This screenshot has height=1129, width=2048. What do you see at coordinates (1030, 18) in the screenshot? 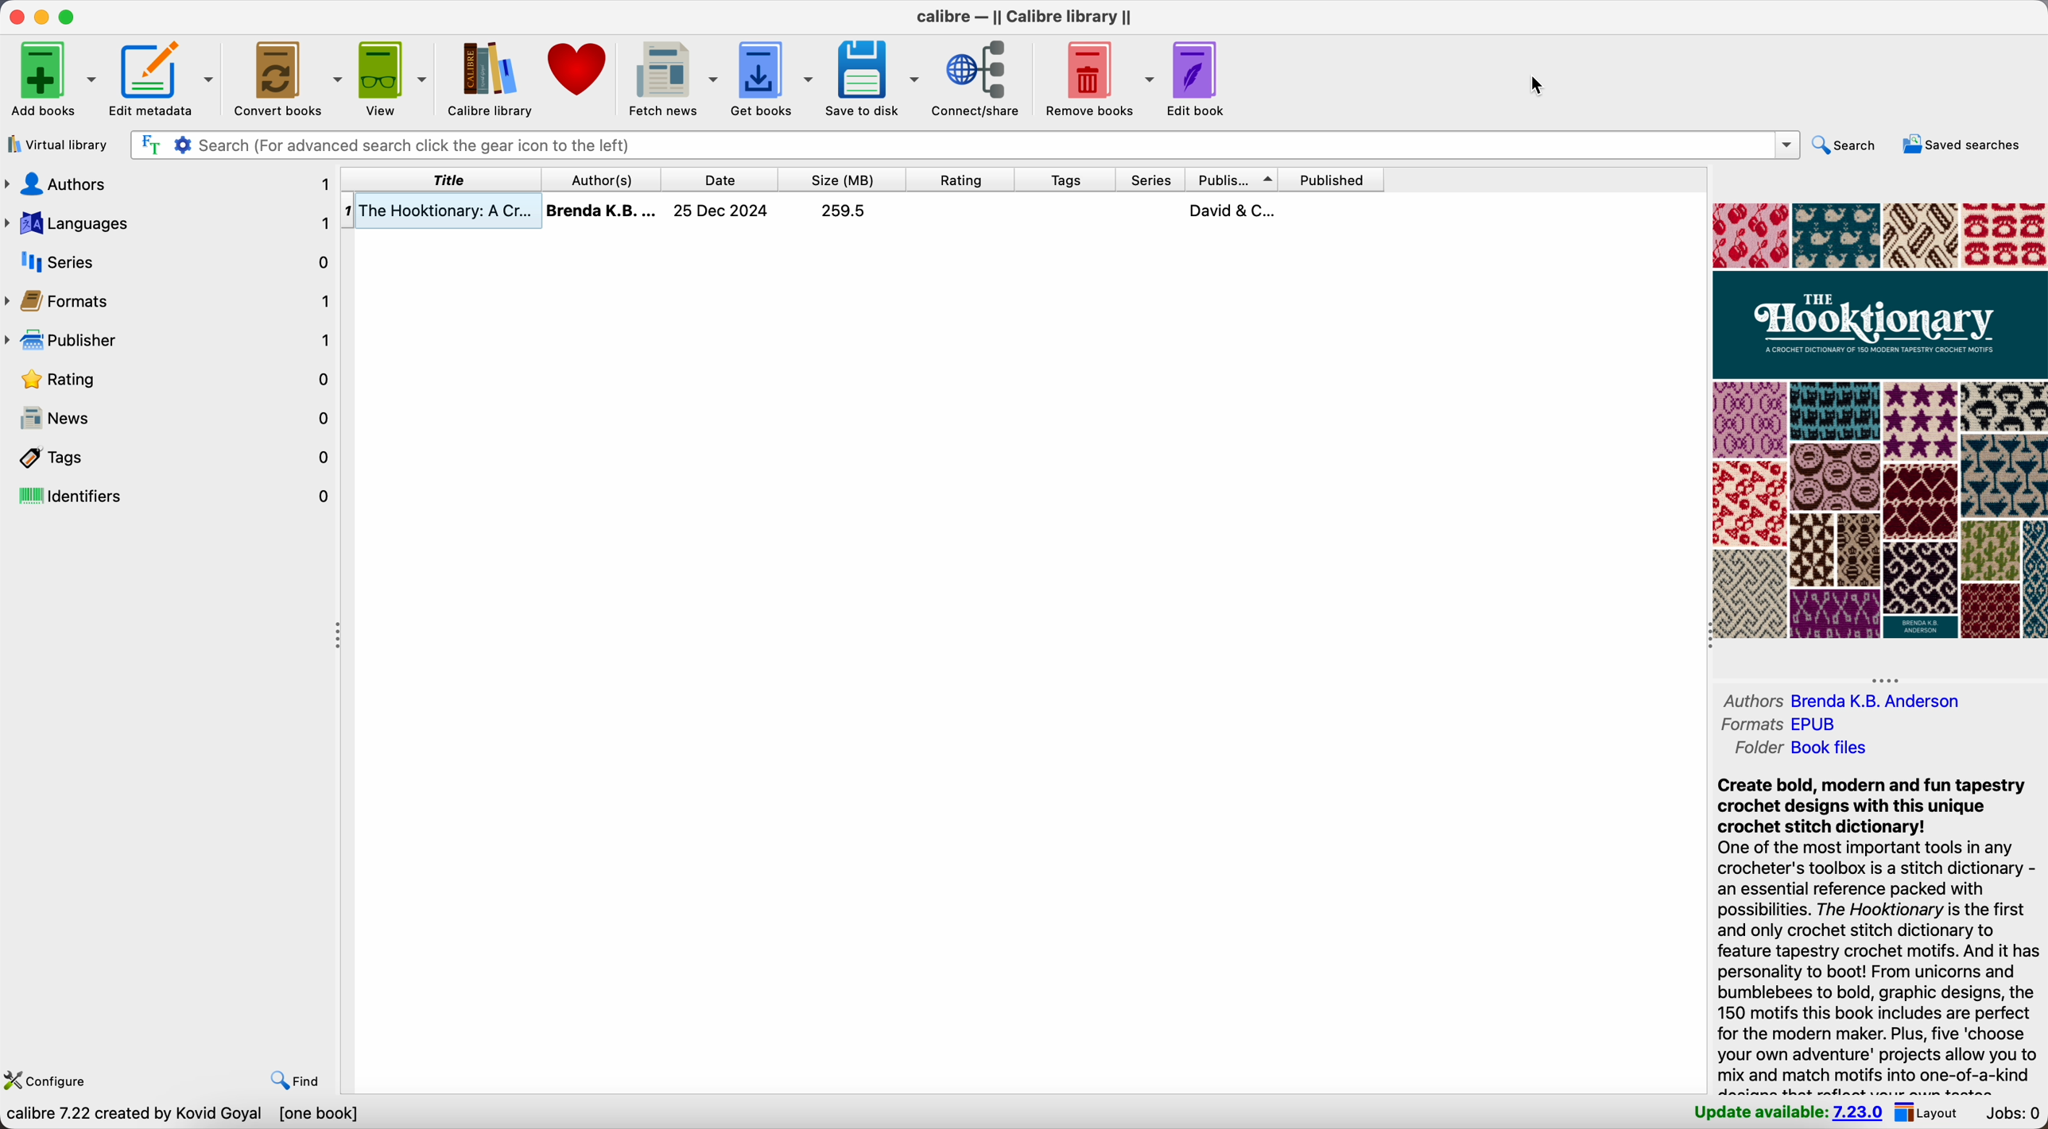
I see `Calibre` at bounding box center [1030, 18].